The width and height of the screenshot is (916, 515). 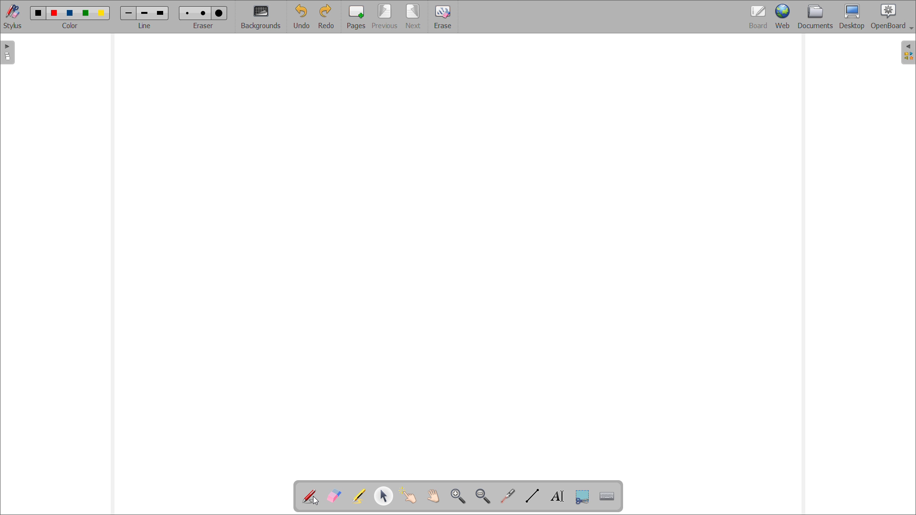 I want to click on erase, so click(x=443, y=17).